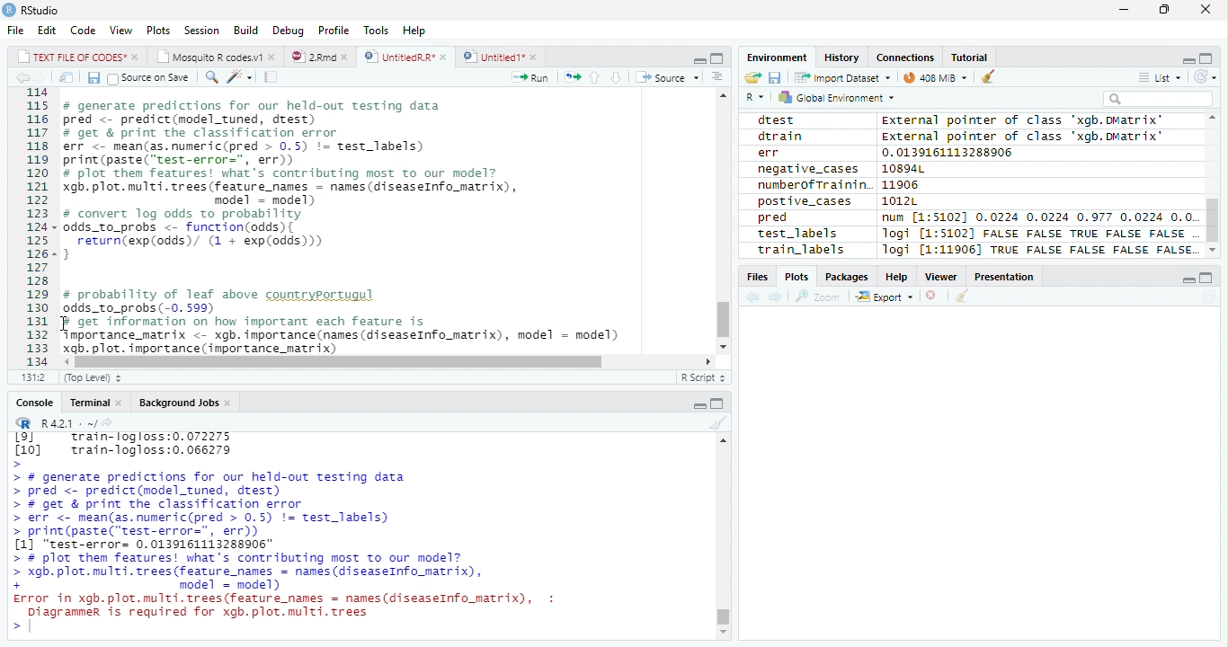  What do you see at coordinates (300, 183) in the screenshot?
I see `# generate predictions for our held-out testing data
pred <- predict(model_tuned, drest)
# get & print the classification error
err <- mean(as.numeric(pred > 0.5) != test_labels)
print (paste(“test-error=", err))
# plot them features! what's contributing most to our model?
gb. plot. multi. trees (feature_names = names (diseaseInfo_matrix),
model = model)
# convert log odds to probability
odds_to_probs <- function(odds){
return(exp(odds)/ (1 + exp(0dds)))
3` at bounding box center [300, 183].